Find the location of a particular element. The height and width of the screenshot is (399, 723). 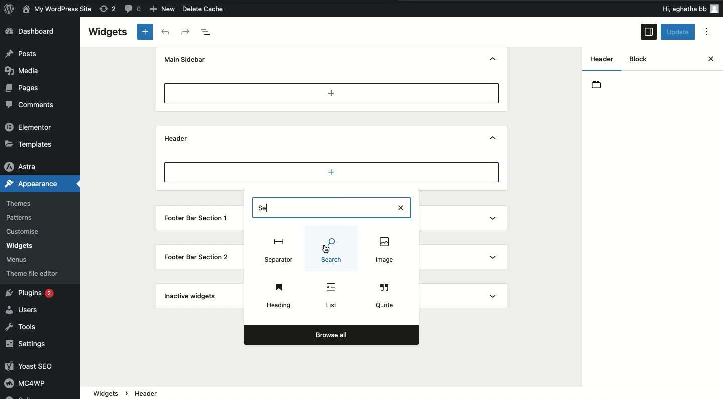

Add new block is located at coordinates (145, 32).